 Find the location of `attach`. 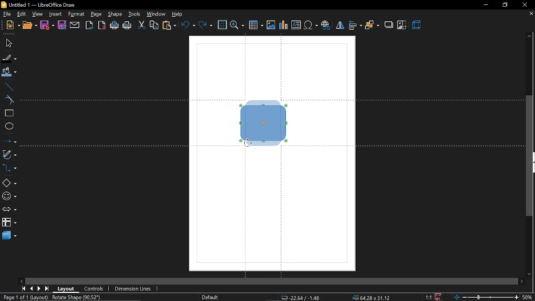

attach is located at coordinates (74, 25).